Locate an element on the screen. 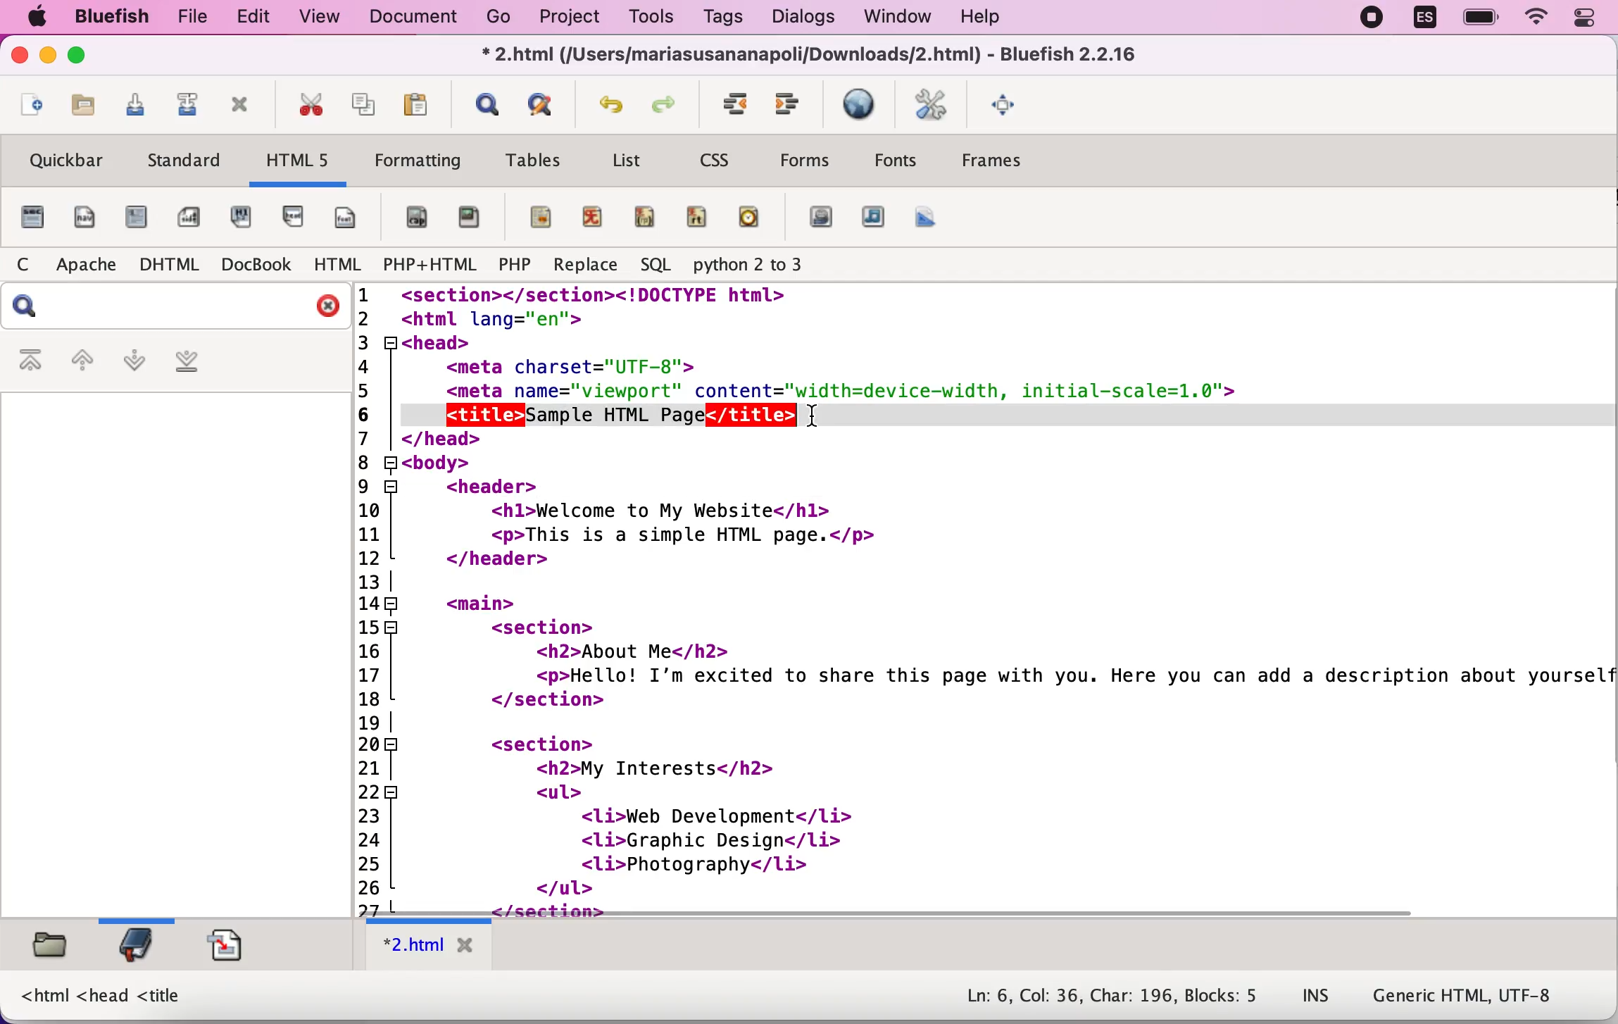 The height and width of the screenshot is (1024, 1618). advanced find and replace is located at coordinates (546, 104).